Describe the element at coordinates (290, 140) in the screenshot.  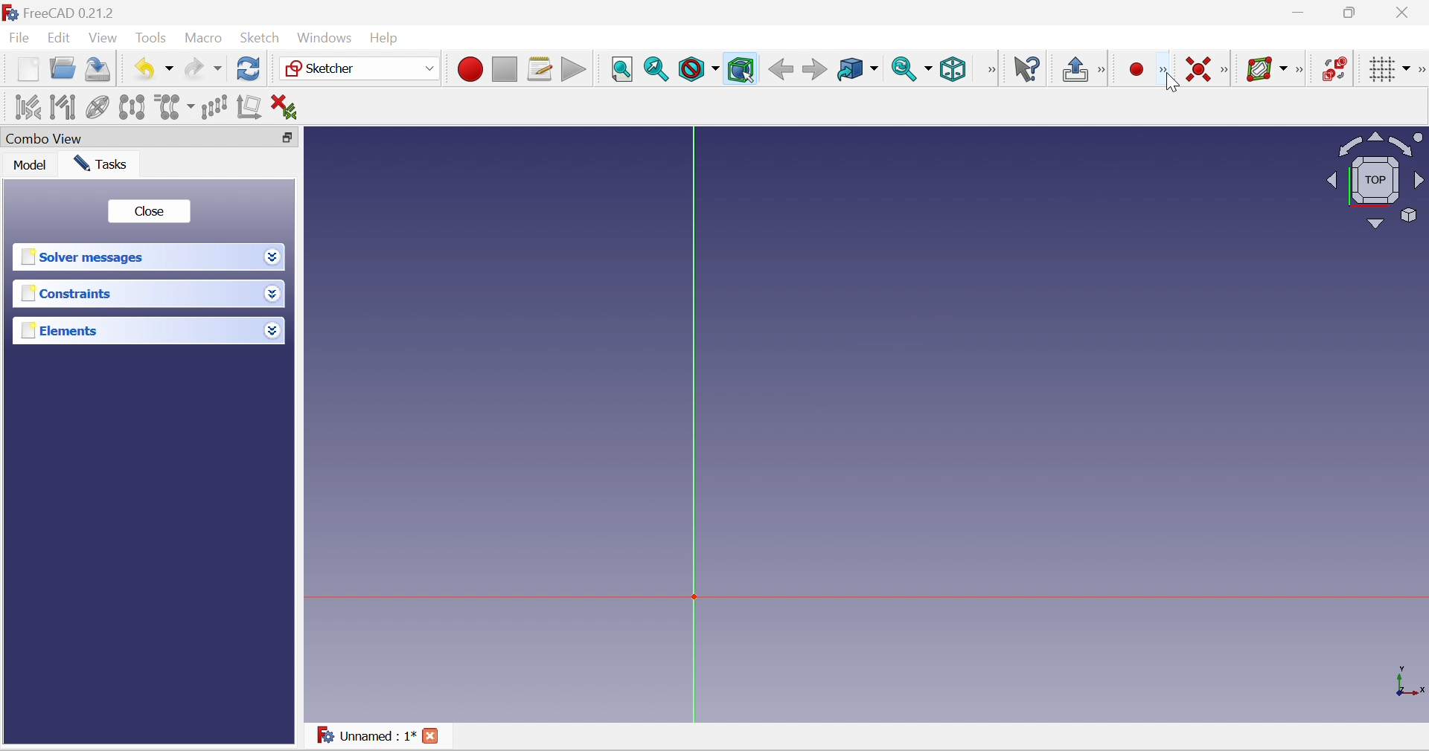
I see `Restore down` at that location.